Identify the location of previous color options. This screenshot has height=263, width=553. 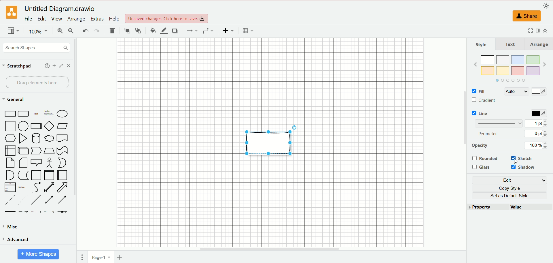
(475, 64).